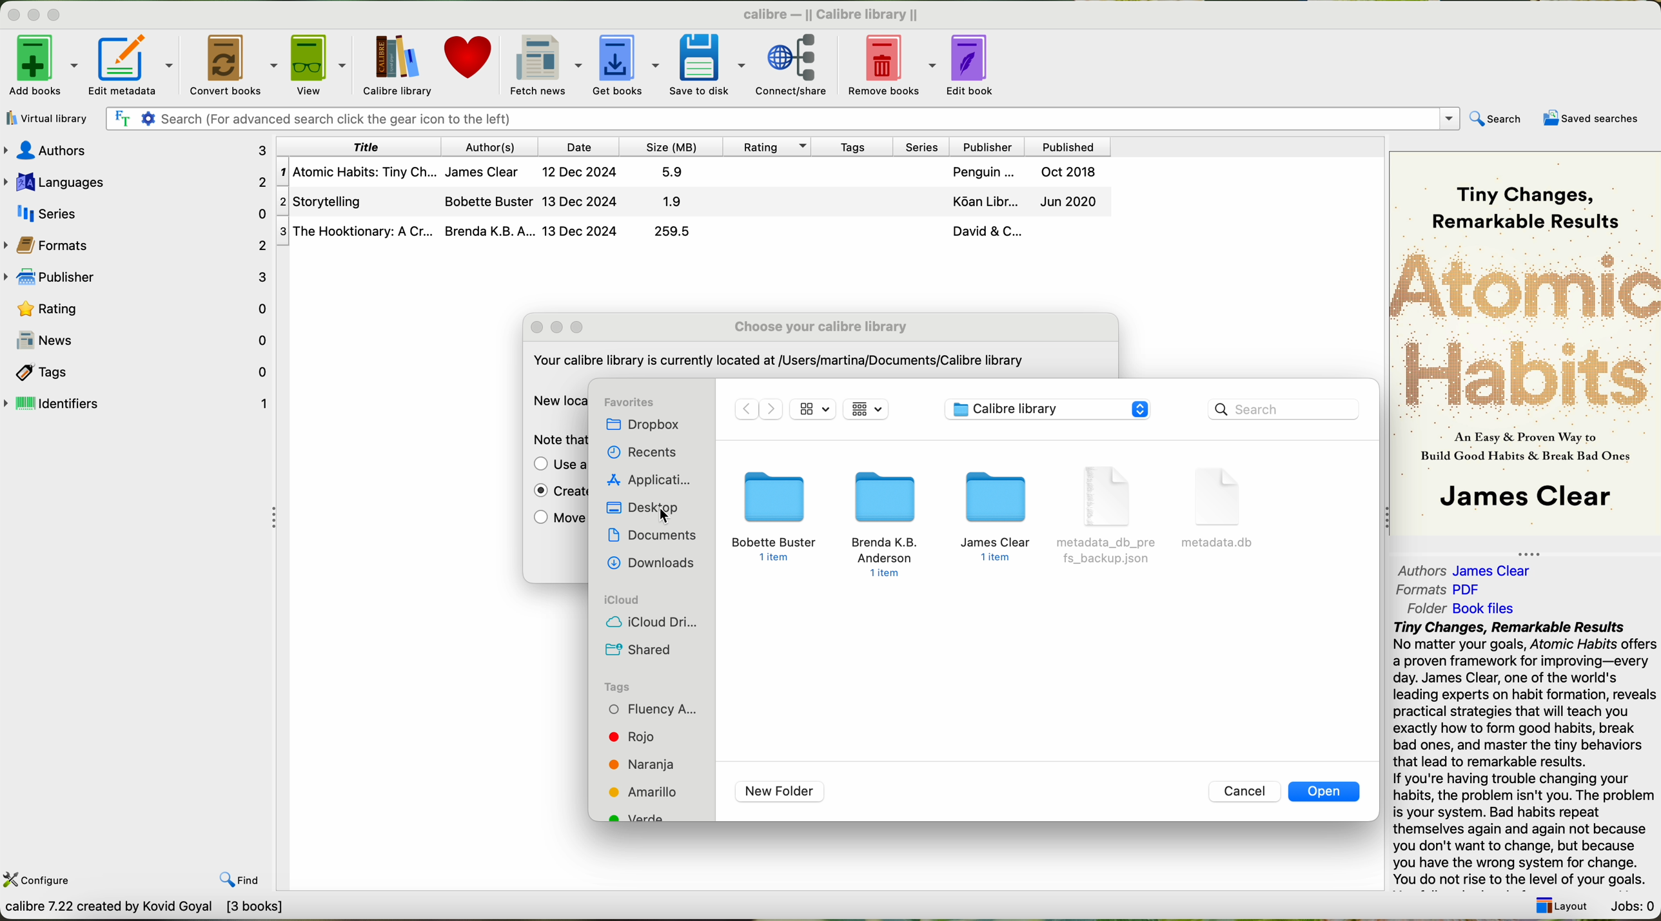 Image resolution: width=1661 pixels, height=921 pixels. What do you see at coordinates (41, 68) in the screenshot?
I see `add books` at bounding box center [41, 68].